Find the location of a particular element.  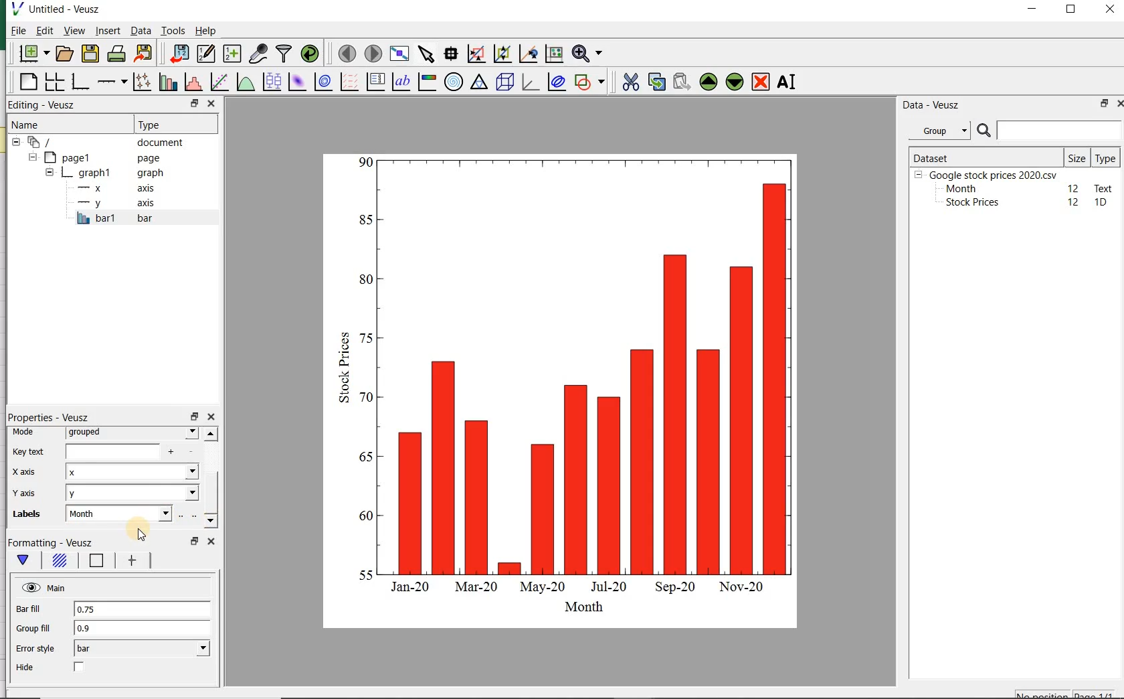

0.9 is located at coordinates (143, 629).